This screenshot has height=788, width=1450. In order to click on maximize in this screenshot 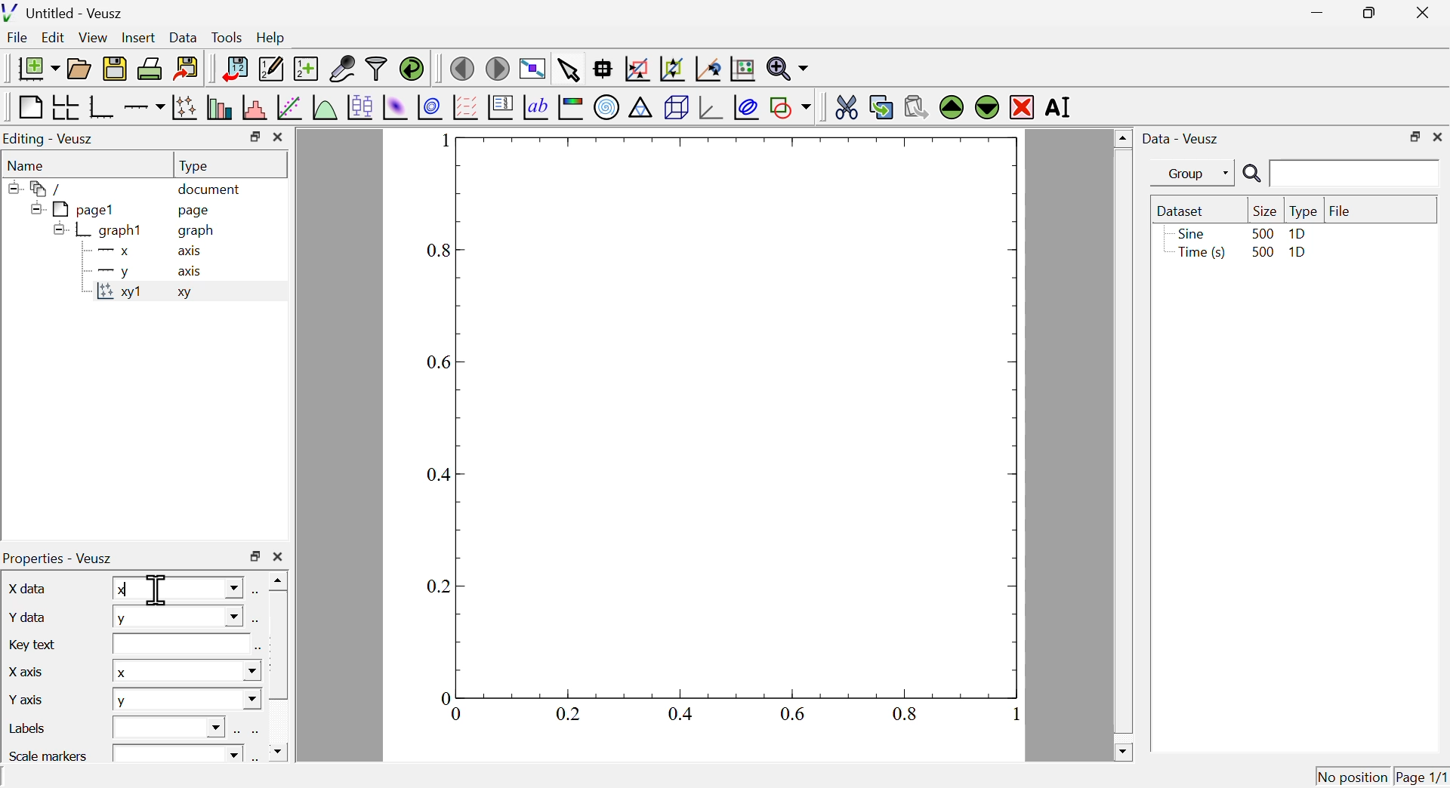, I will do `click(1365, 14)`.